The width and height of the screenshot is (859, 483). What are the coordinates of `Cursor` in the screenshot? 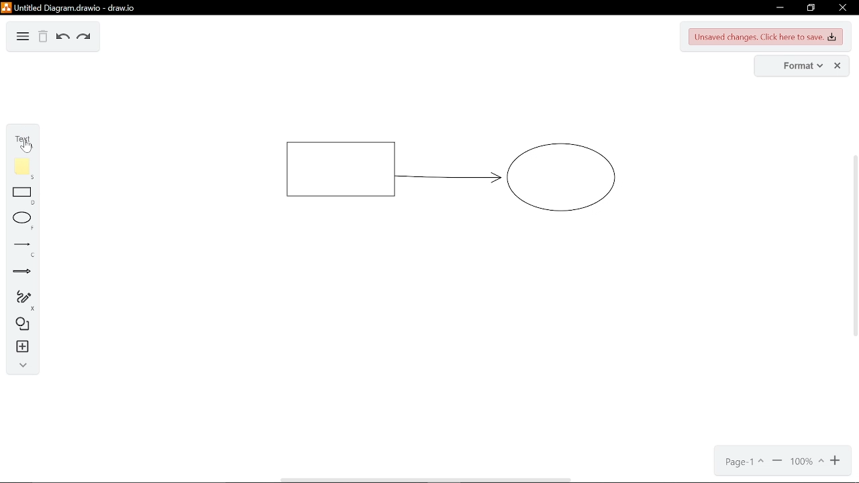 It's located at (28, 148).